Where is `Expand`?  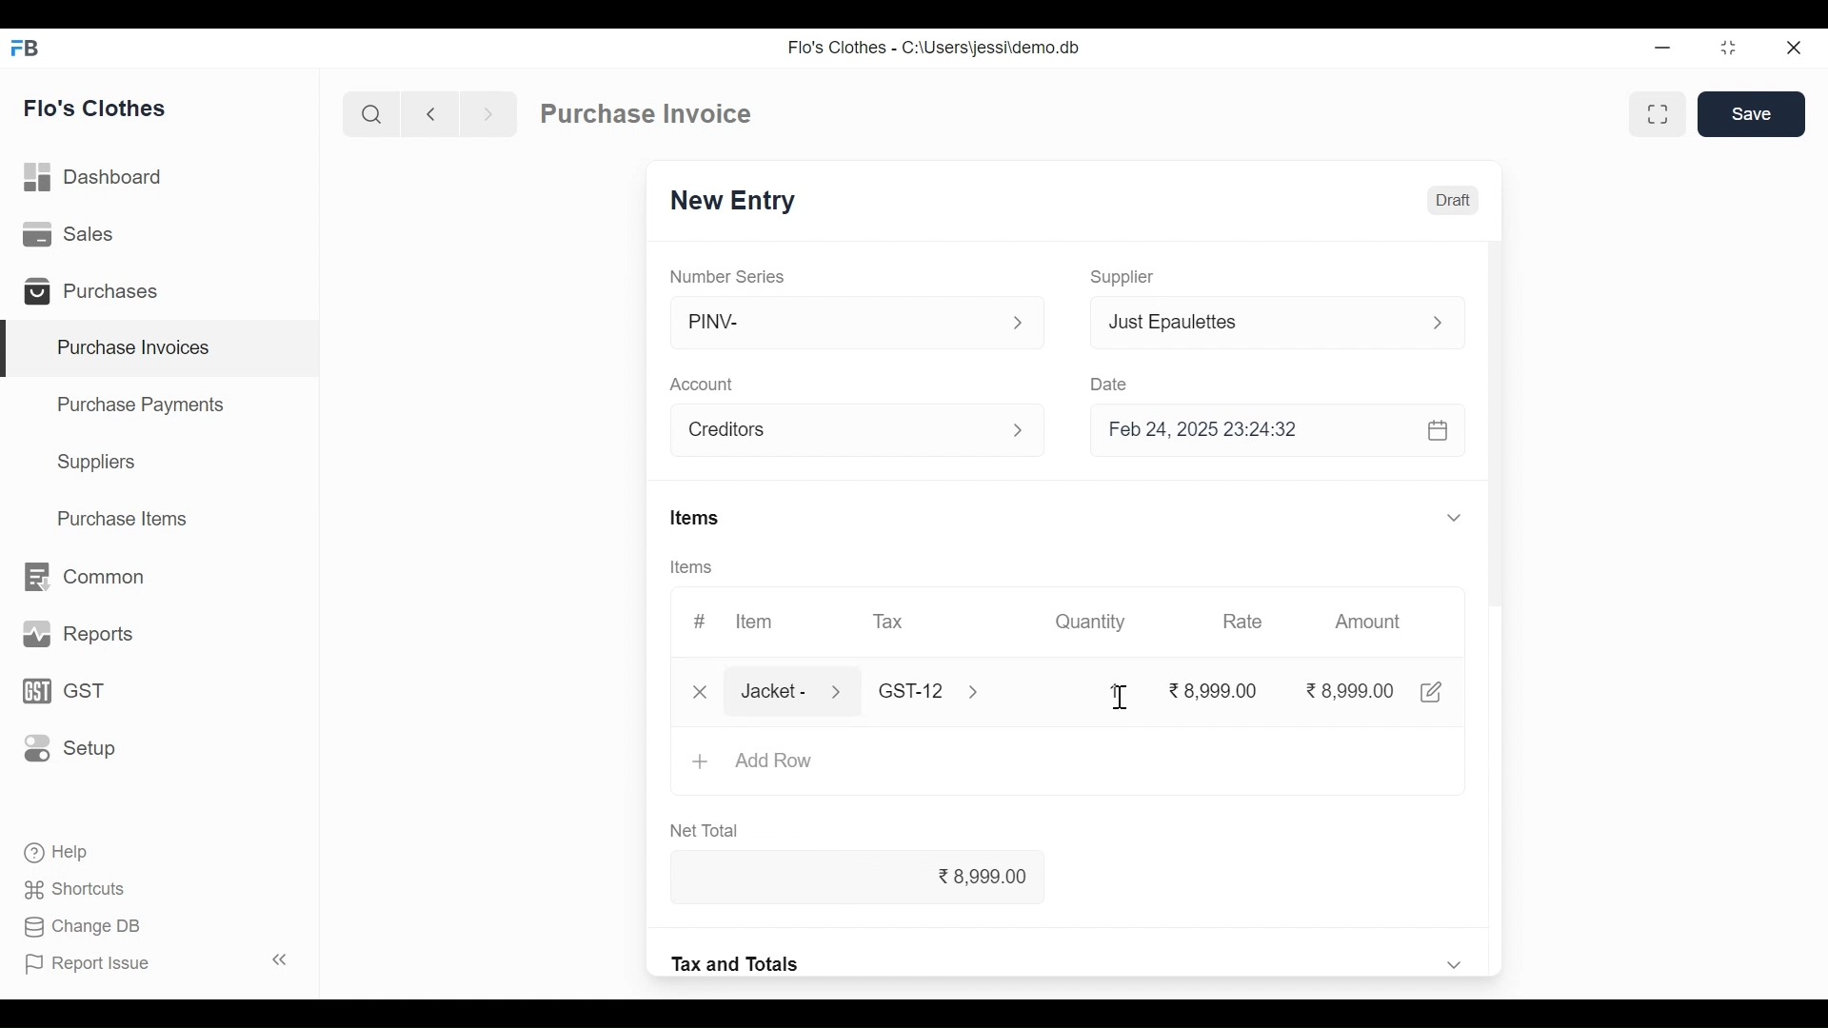
Expand is located at coordinates (1457, 517).